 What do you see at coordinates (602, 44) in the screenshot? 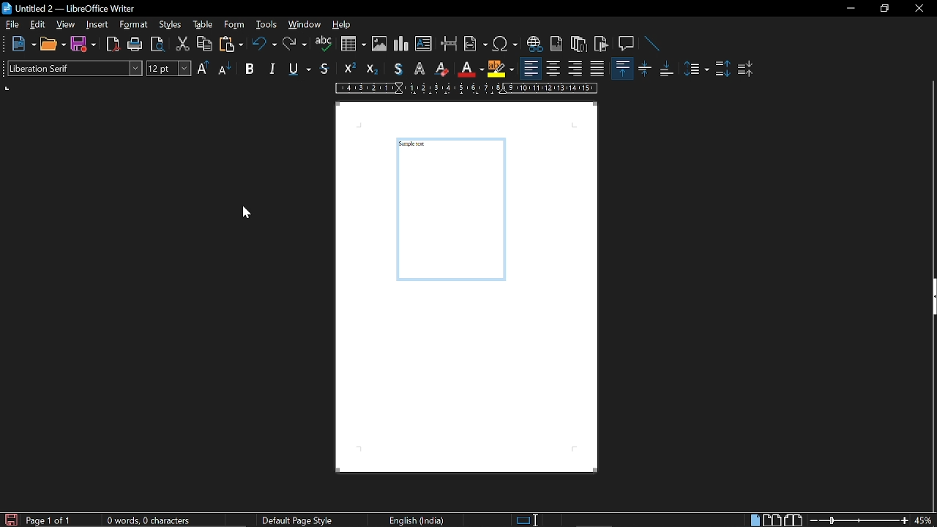
I see `insert bookmark` at bounding box center [602, 44].